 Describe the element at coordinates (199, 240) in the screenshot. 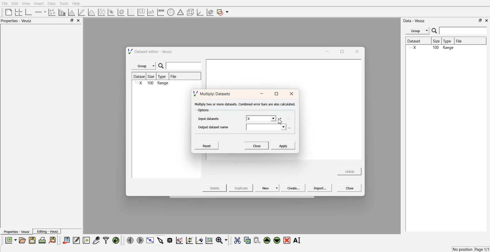

I see `recenter the graph axes` at that location.